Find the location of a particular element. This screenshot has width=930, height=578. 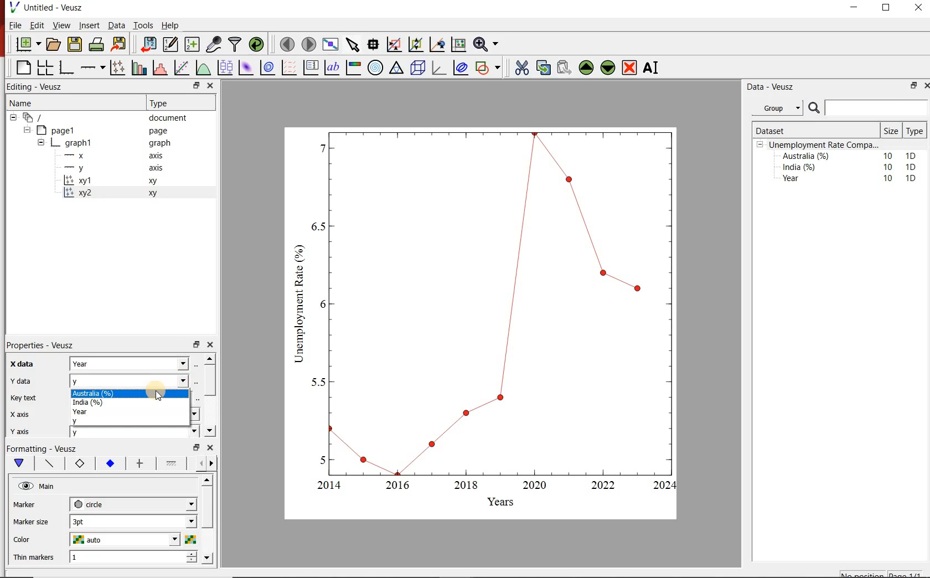

move up is located at coordinates (210, 358).